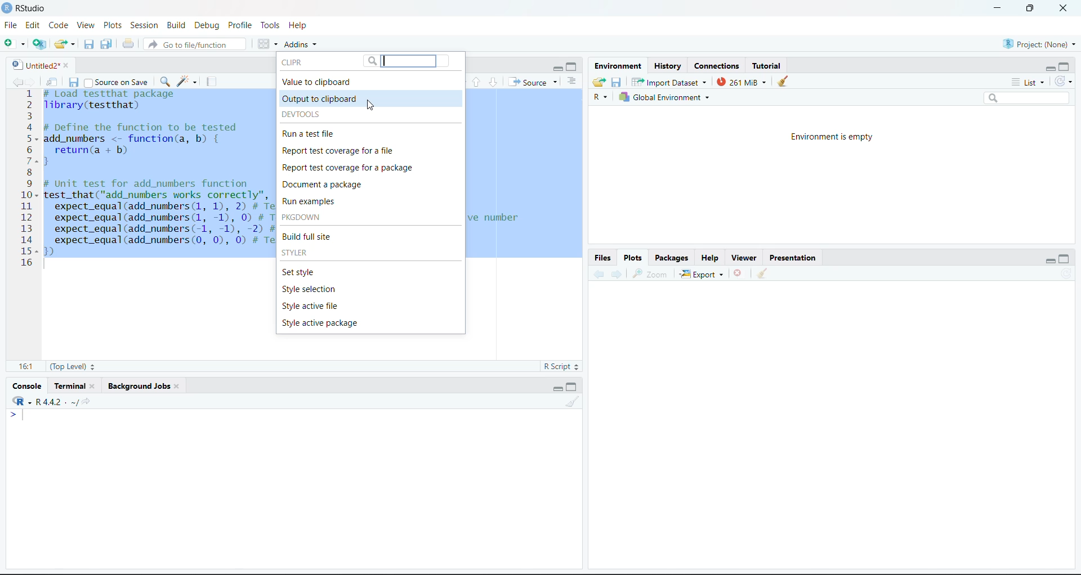 The image size is (1081, 575). What do you see at coordinates (175, 25) in the screenshot?
I see `Build` at bounding box center [175, 25].